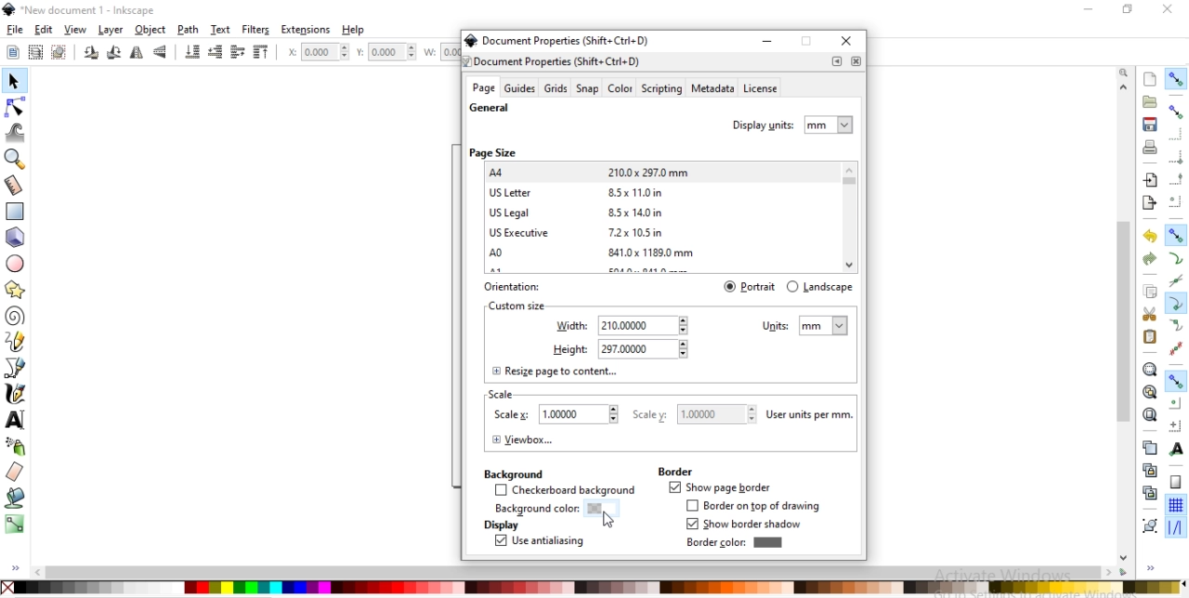 The height and width of the screenshot is (598, 1189). Describe the element at coordinates (719, 488) in the screenshot. I see `show page border` at that location.